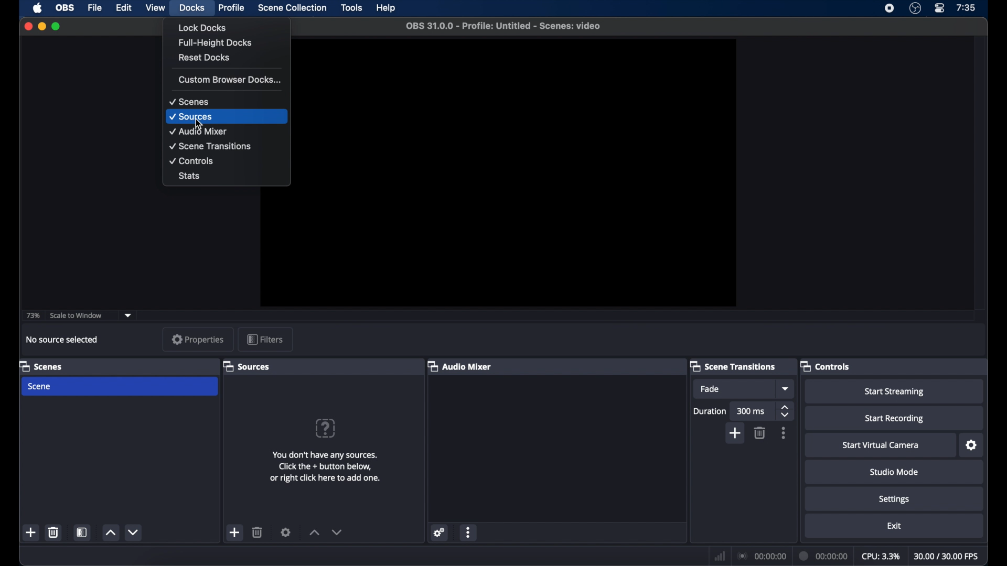 The width and height of the screenshot is (1007, 566). What do you see at coordinates (53, 532) in the screenshot?
I see `delete` at bounding box center [53, 532].